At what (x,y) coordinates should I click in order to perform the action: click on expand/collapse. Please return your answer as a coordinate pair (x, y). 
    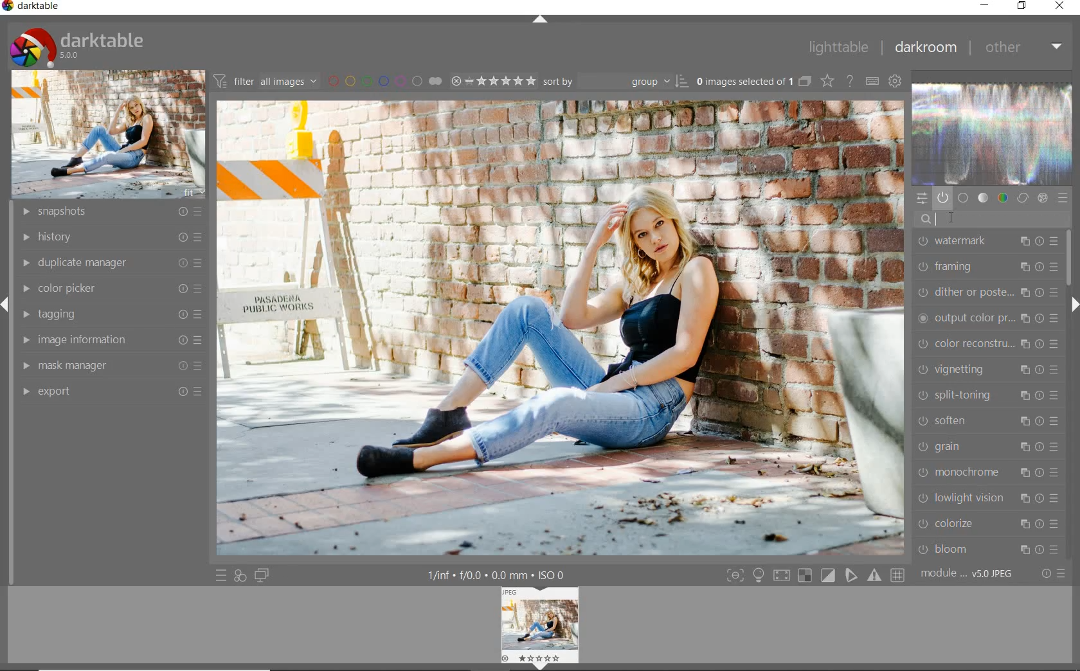
    Looking at the image, I should click on (543, 22).